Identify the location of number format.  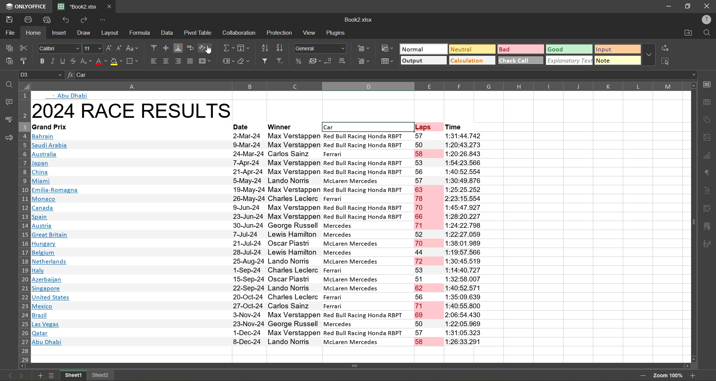
(320, 48).